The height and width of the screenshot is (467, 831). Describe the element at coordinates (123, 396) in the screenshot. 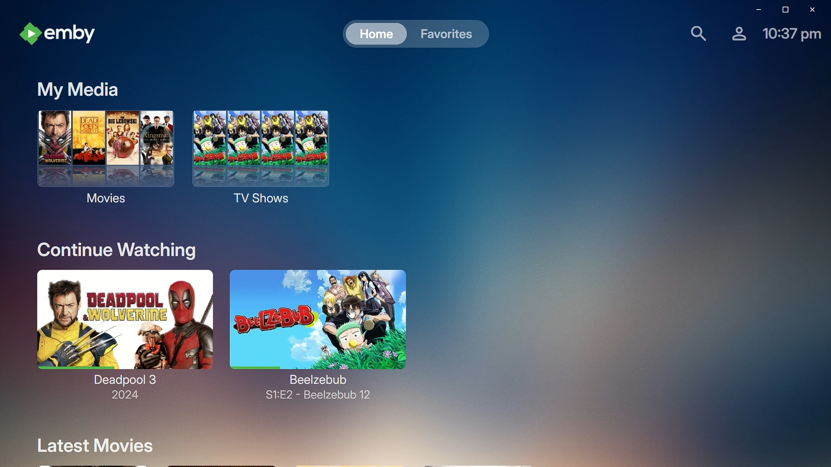

I see `2024` at that location.